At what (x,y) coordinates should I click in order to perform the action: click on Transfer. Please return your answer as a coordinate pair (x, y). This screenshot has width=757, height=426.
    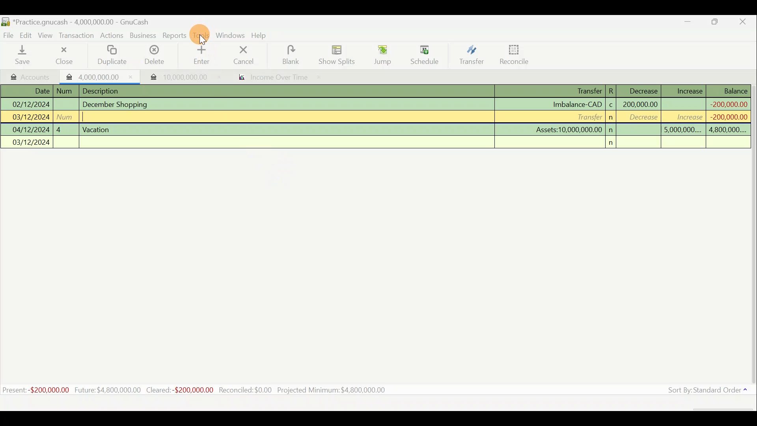
    Looking at the image, I should click on (587, 116).